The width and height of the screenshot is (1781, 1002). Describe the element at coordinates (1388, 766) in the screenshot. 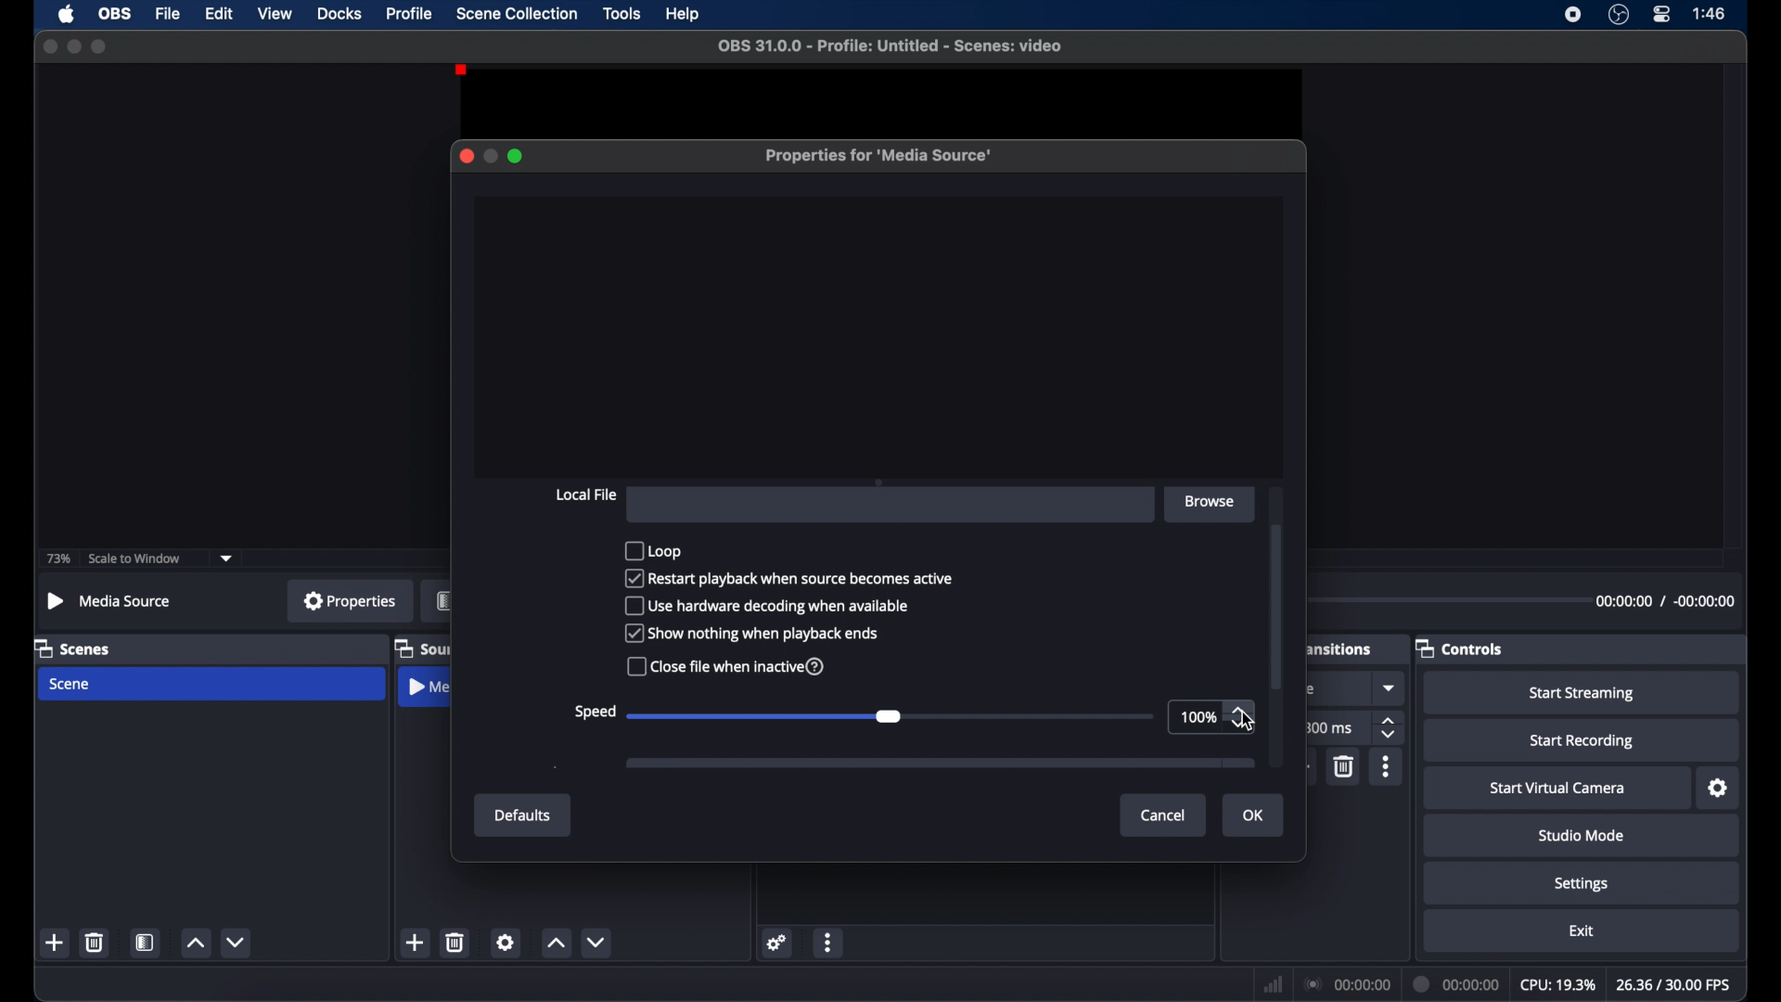

I see `more options` at that location.